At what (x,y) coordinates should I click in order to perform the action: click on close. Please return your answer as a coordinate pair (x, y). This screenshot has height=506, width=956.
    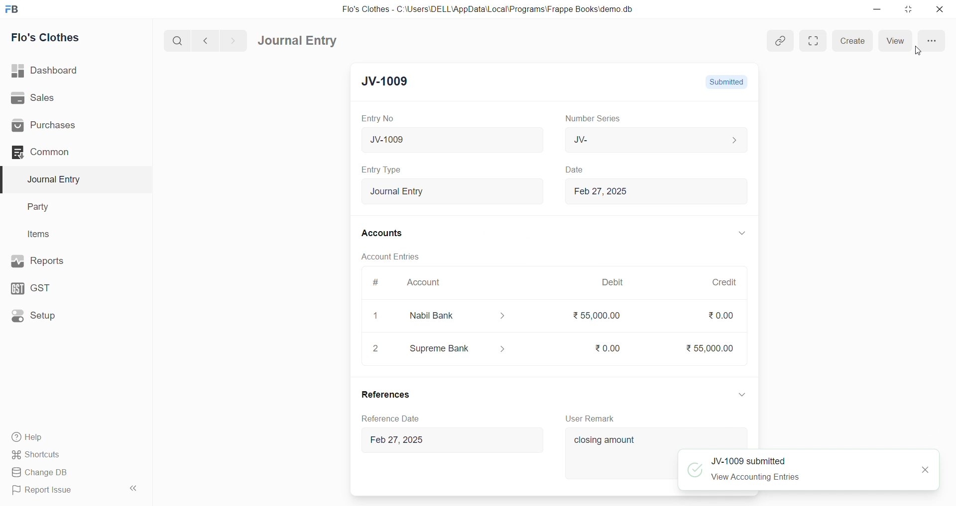
    Looking at the image, I should click on (941, 9).